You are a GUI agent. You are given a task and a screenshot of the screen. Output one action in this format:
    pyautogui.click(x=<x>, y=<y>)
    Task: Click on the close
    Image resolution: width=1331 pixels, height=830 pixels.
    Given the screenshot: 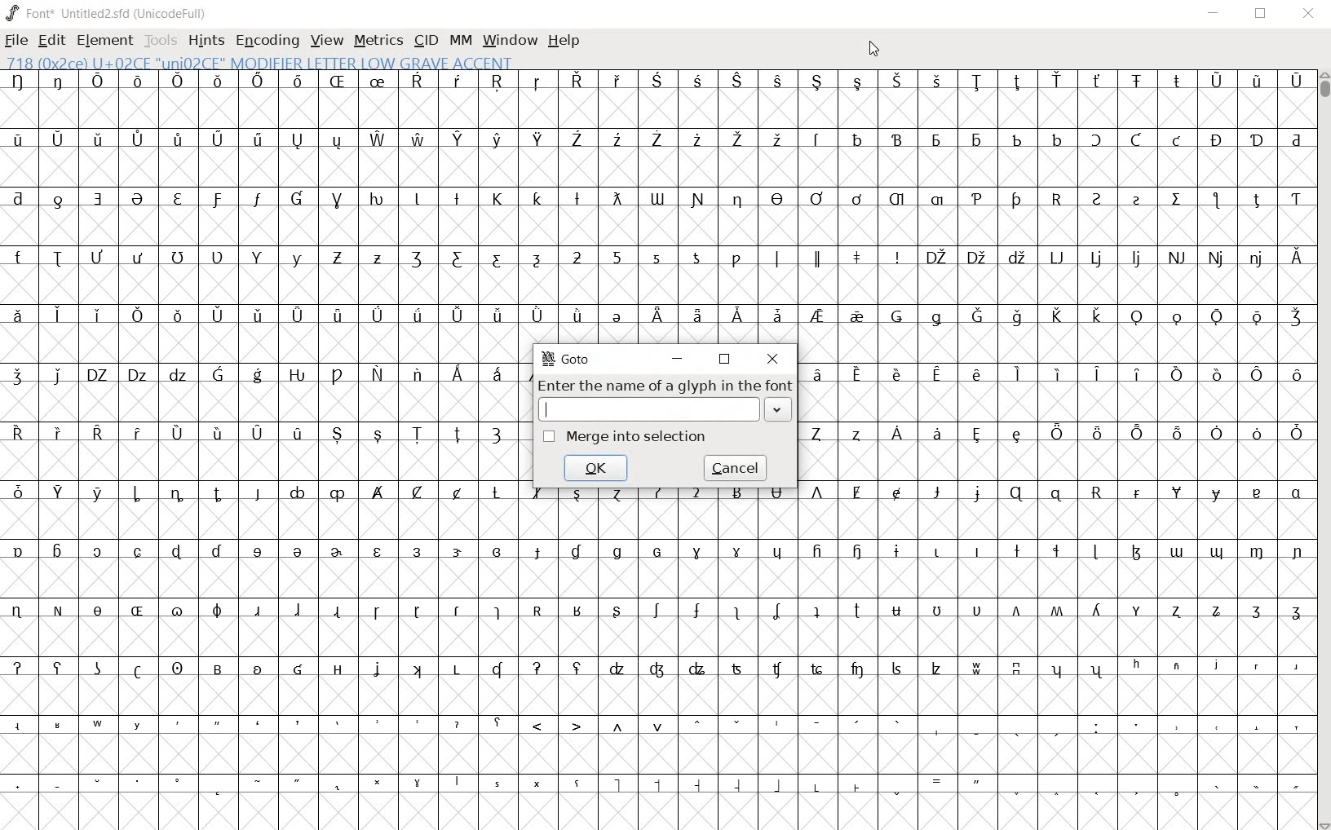 What is the action you would take?
    pyautogui.click(x=1309, y=14)
    